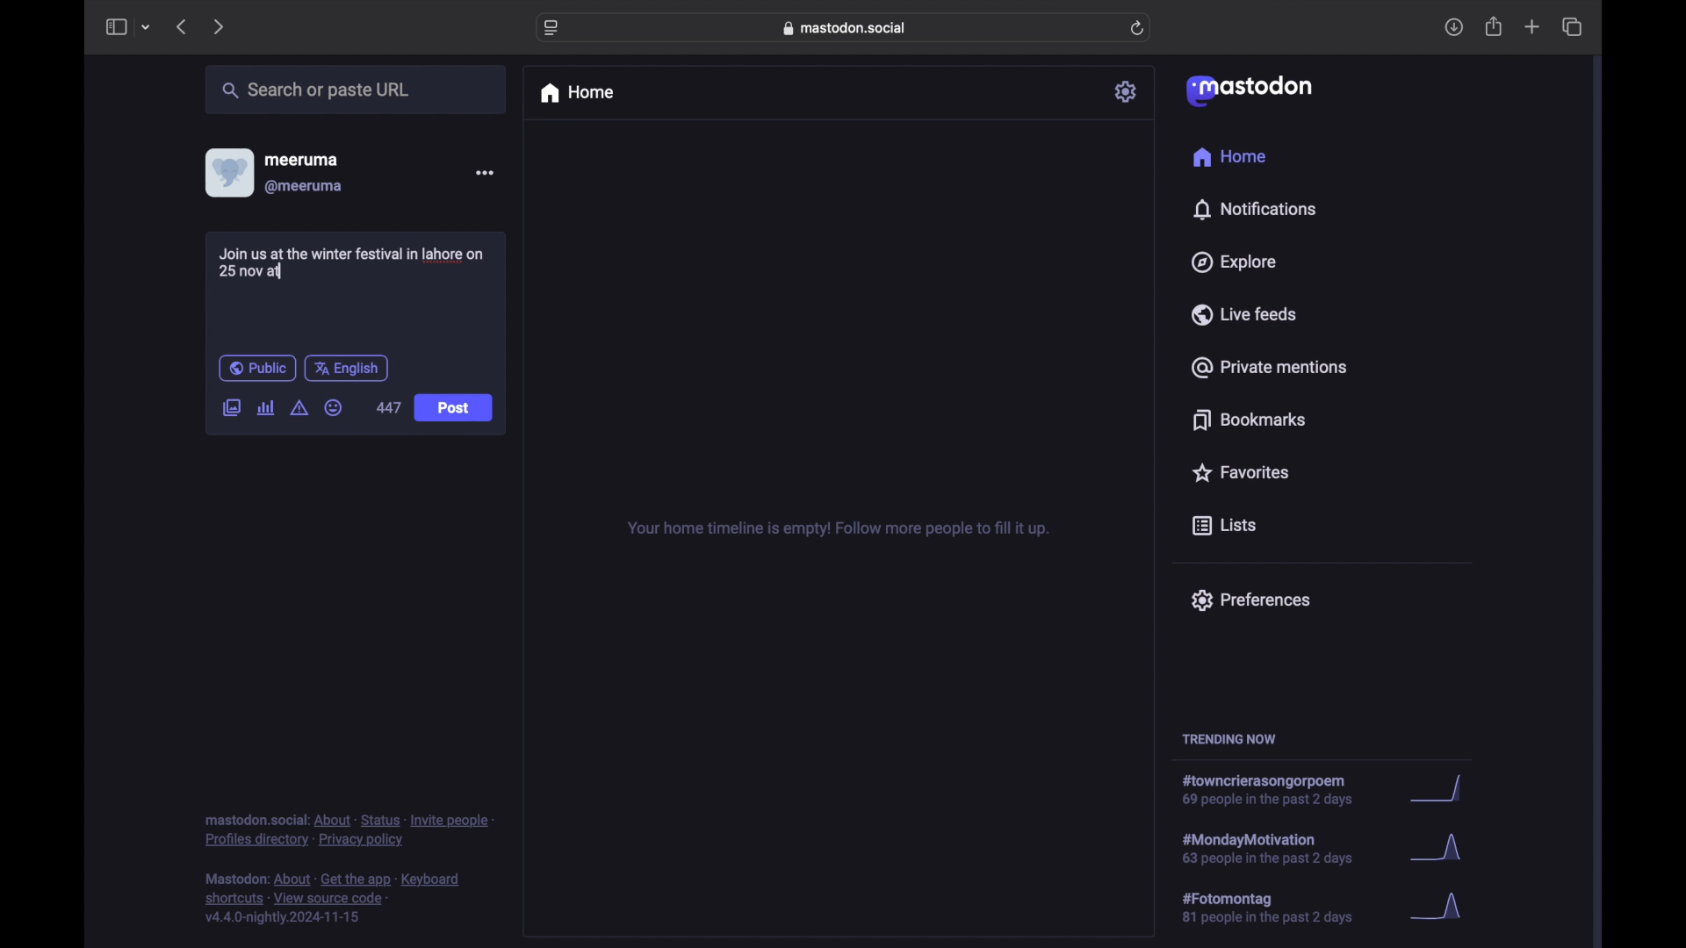 This screenshot has width=1686, height=948. Describe the element at coordinates (1454, 28) in the screenshot. I see `download` at that location.